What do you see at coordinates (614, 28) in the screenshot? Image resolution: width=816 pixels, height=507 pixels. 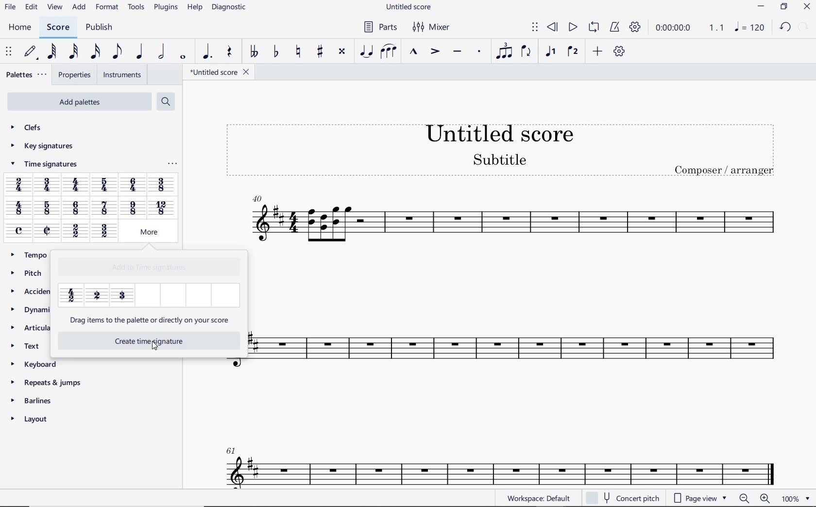 I see `METRONOME` at bounding box center [614, 28].